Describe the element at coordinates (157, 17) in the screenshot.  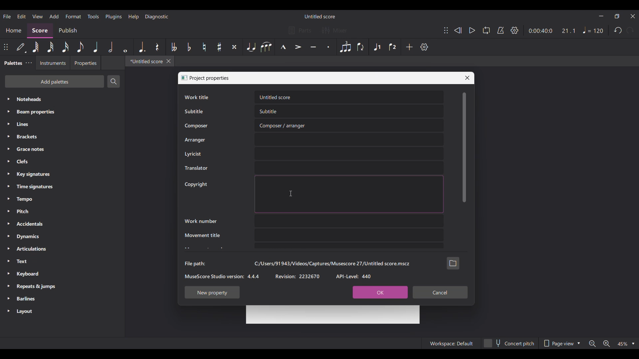
I see `Diagnostic menu` at that location.